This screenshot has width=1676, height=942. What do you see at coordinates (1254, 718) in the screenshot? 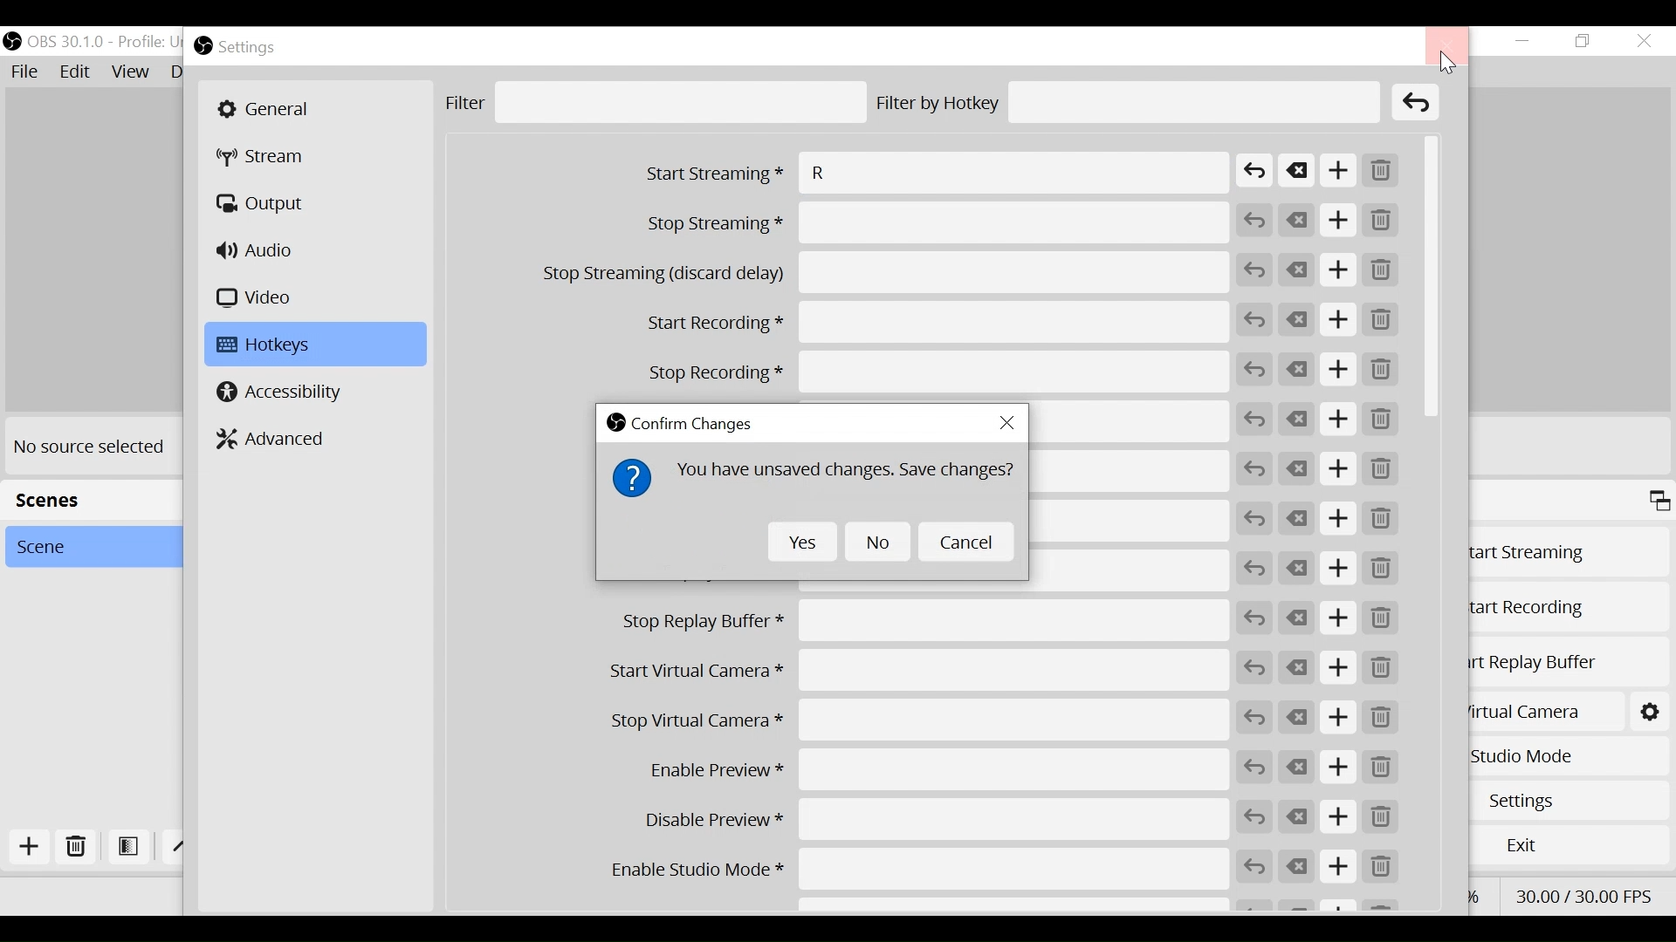
I see `Revert` at bounding box center [1254, 718].